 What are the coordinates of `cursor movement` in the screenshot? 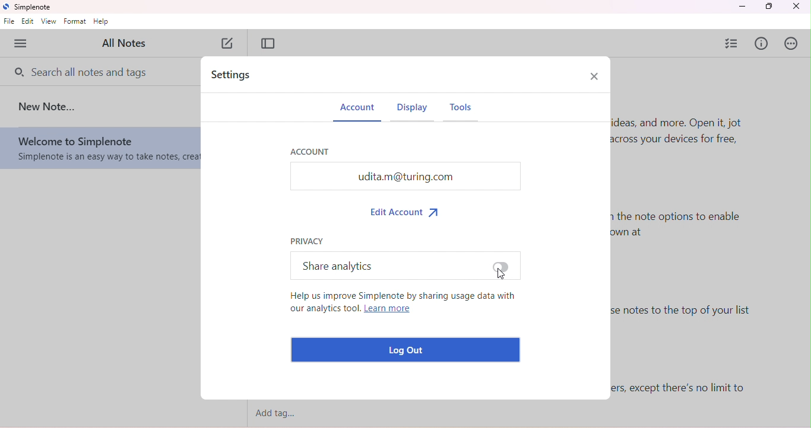 It's located at (503, 274).